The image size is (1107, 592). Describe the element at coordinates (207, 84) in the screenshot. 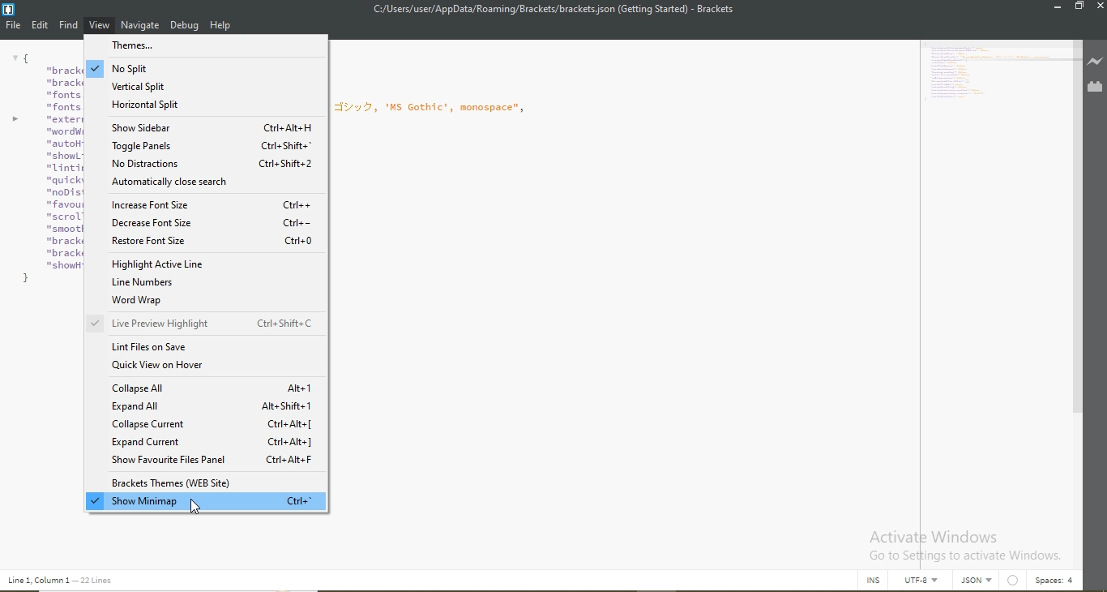

I see `vertical split` at that location.